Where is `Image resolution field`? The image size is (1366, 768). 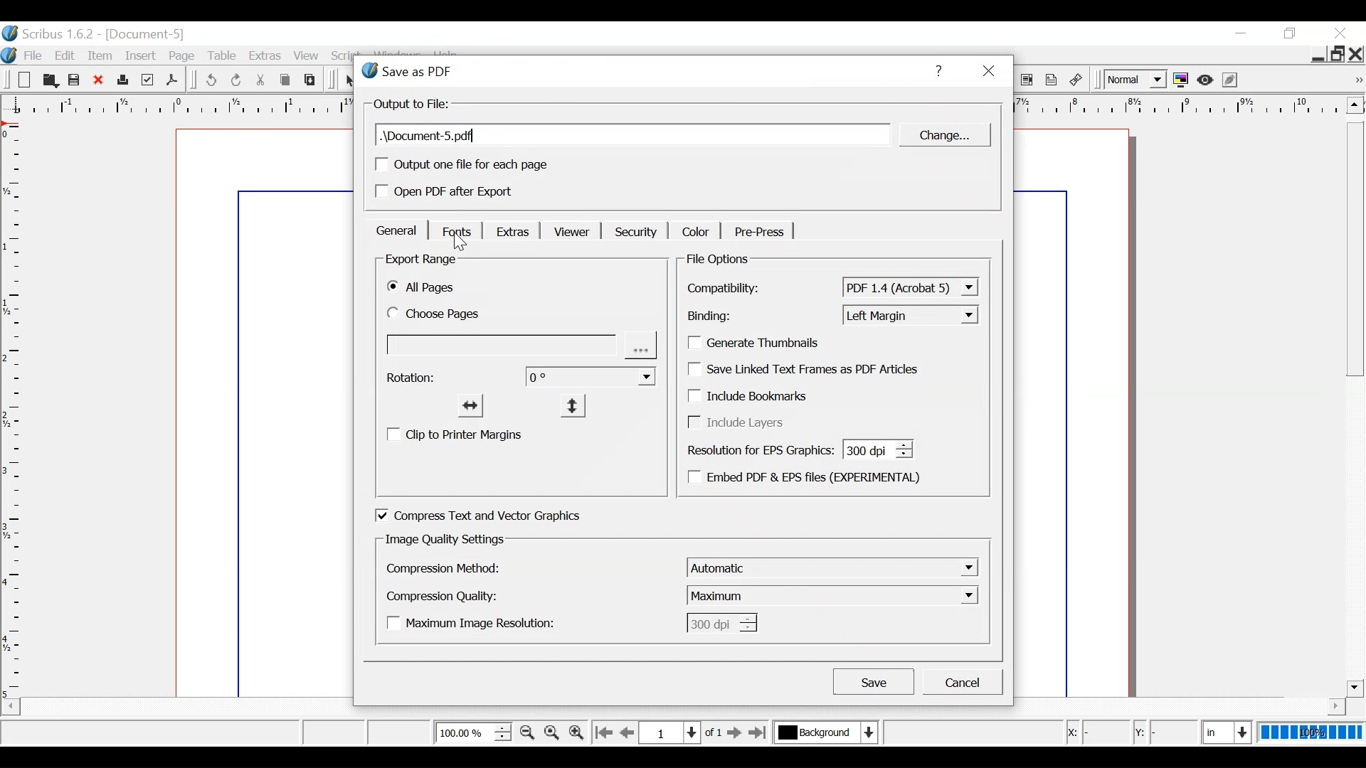 Image resolution field is located at coordinates (720, 622).